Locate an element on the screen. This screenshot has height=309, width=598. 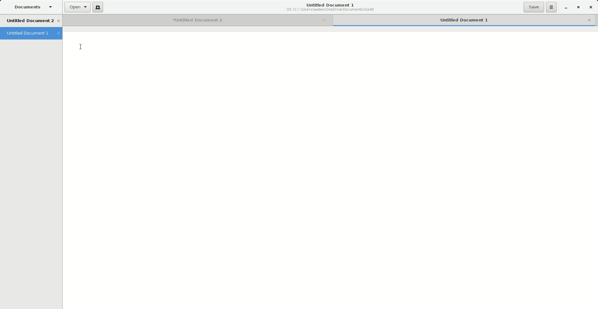
Minimize is located at coordinates (566, 7).